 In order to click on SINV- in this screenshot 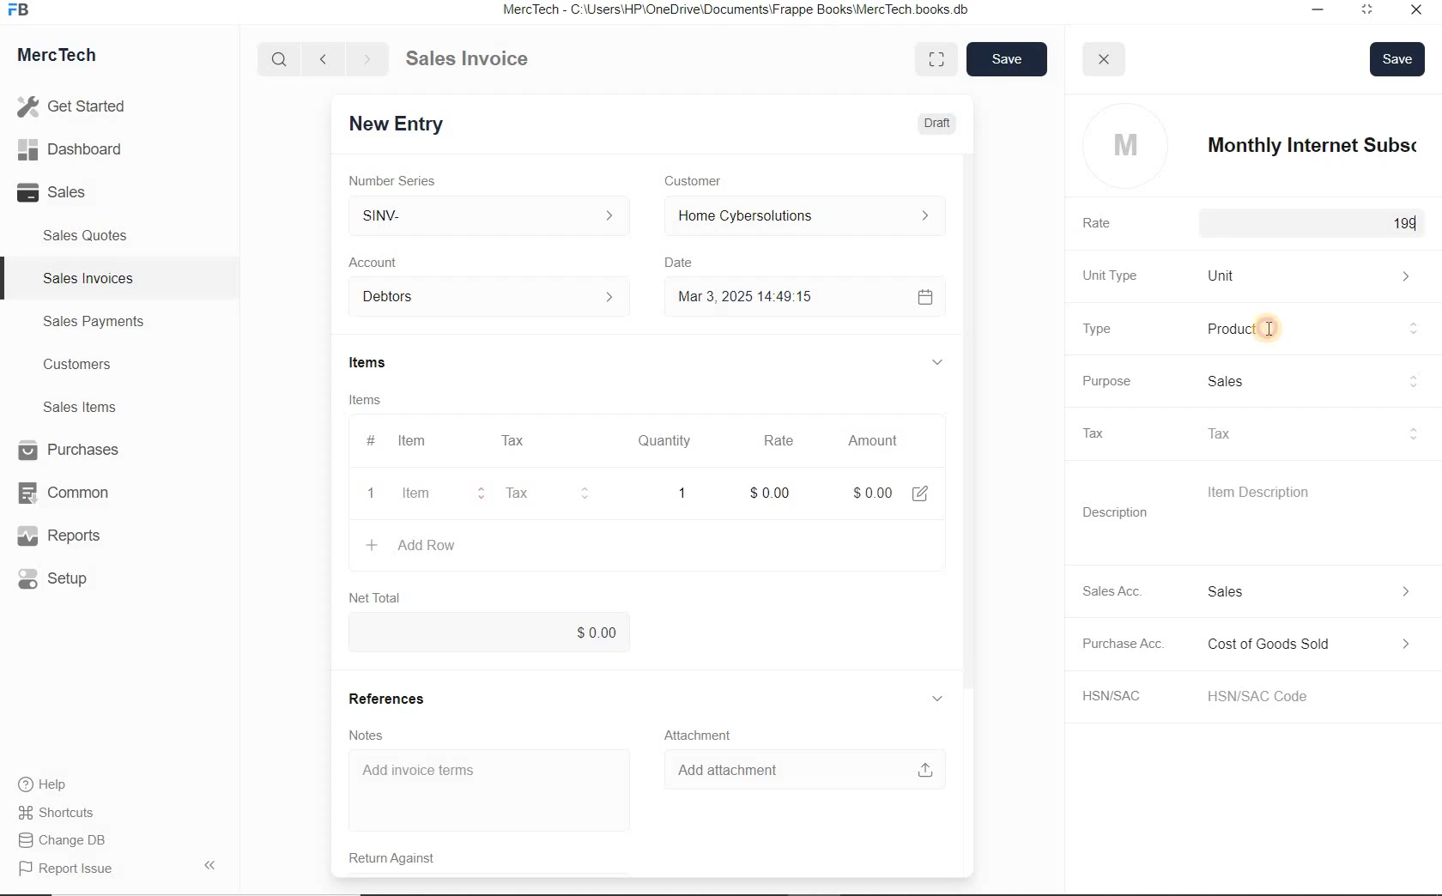, I will do `click(489, 215)`.